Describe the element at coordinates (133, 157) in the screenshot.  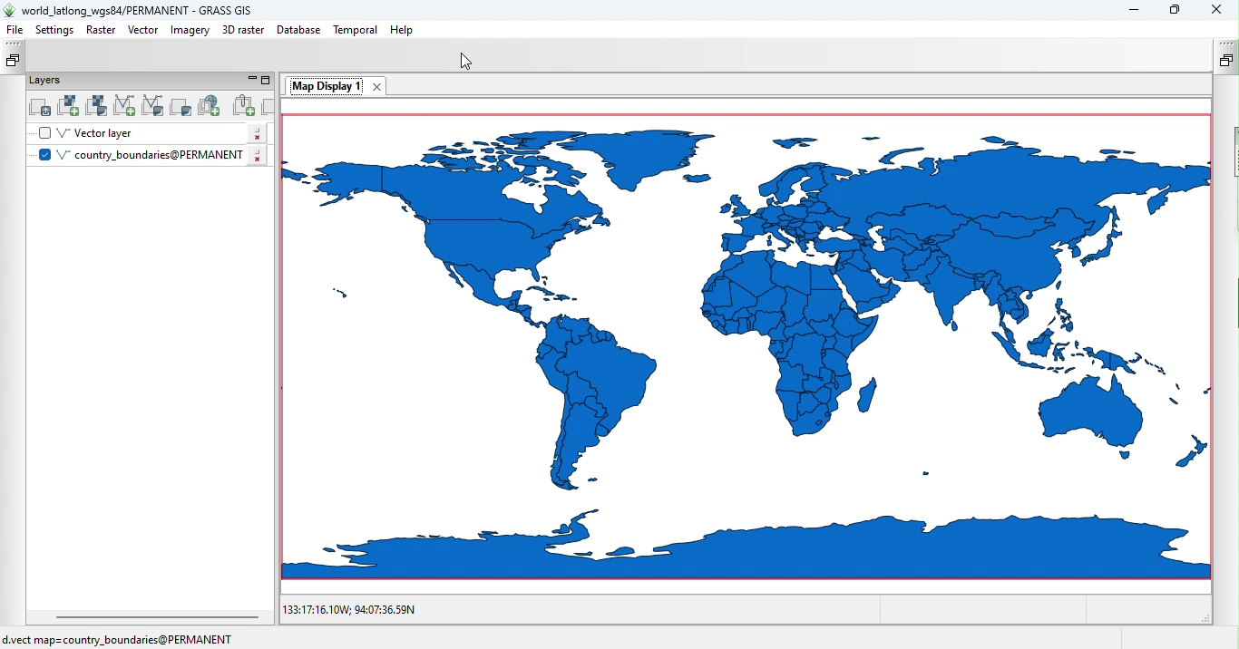
I see `V country_boundaries@PERMANENT` at that location.